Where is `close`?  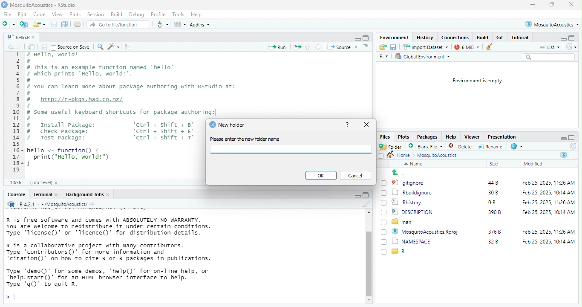
close is located at coordinates (570, 5).